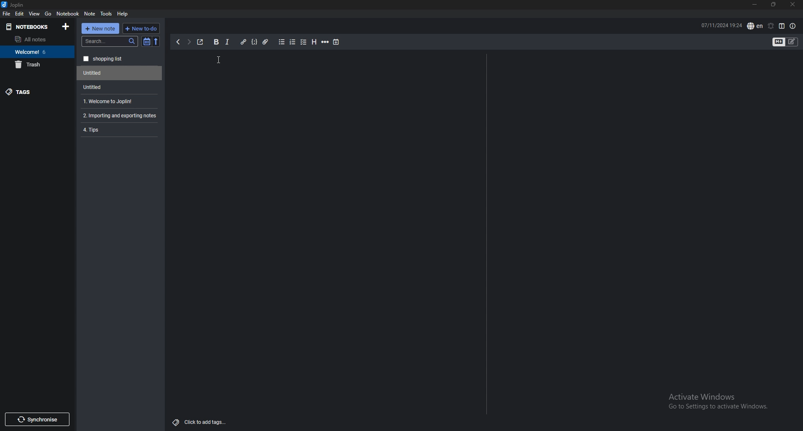 The width and height of the screenshot is (803, 431). Describe the element at coordinates (110, 41) in the screenshot. I see `search bar` at that location.